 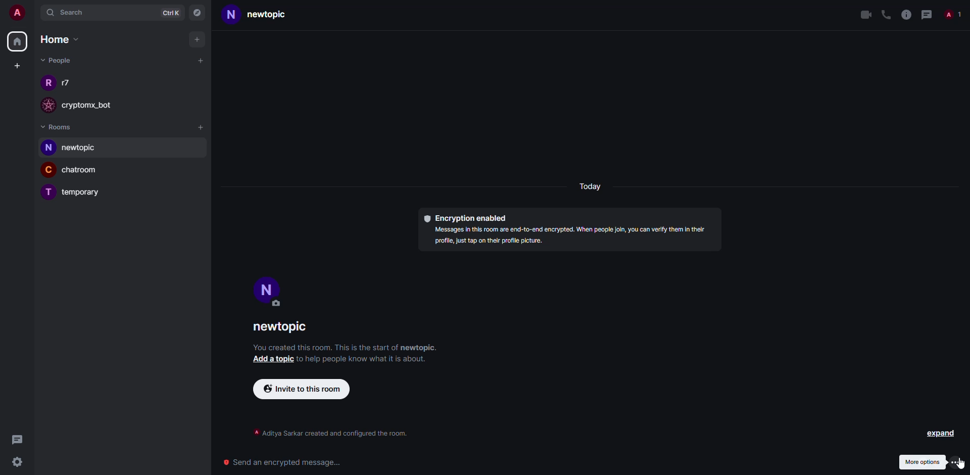 What do you see at coordinates (47, 192) in the screenshot?
I see `T` at bounding box center [47, 192].